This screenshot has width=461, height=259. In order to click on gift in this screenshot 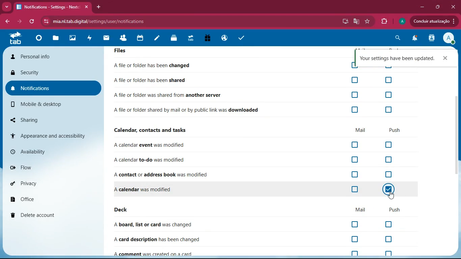, I will do `click(210, 38)`.